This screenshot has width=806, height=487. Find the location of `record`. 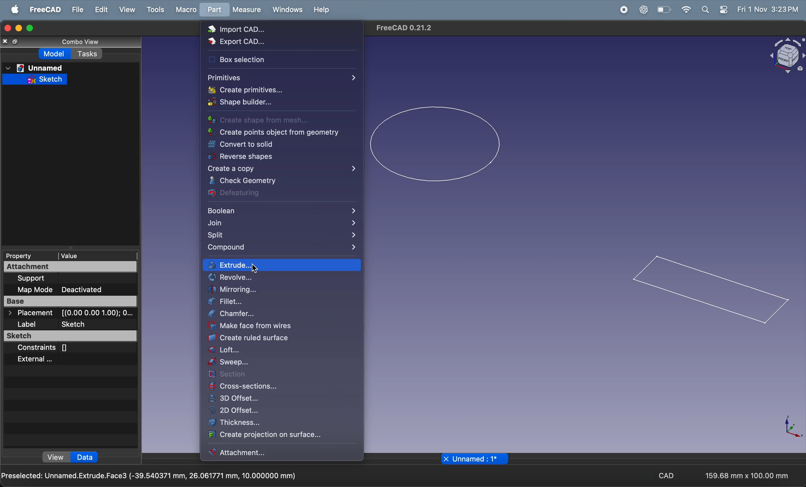

record is located at coordinates (622, 9).